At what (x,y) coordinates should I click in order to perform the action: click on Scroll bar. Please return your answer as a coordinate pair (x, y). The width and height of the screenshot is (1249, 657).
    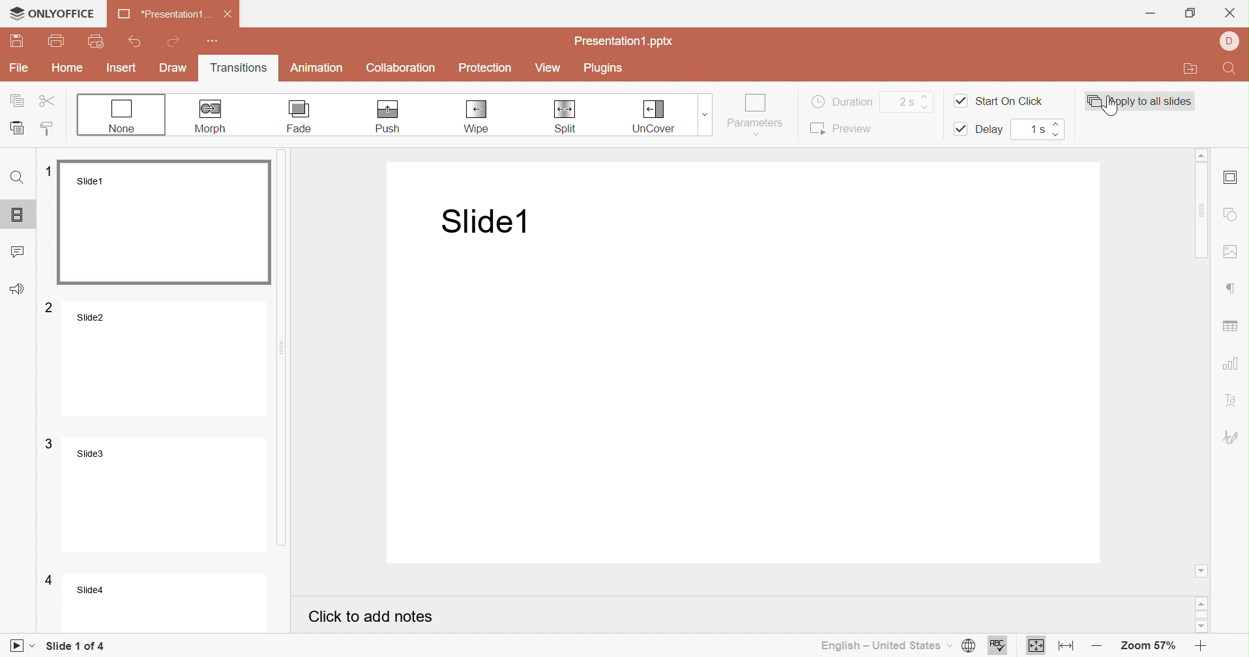
    Looking at the image, I should click on (1204, 211).